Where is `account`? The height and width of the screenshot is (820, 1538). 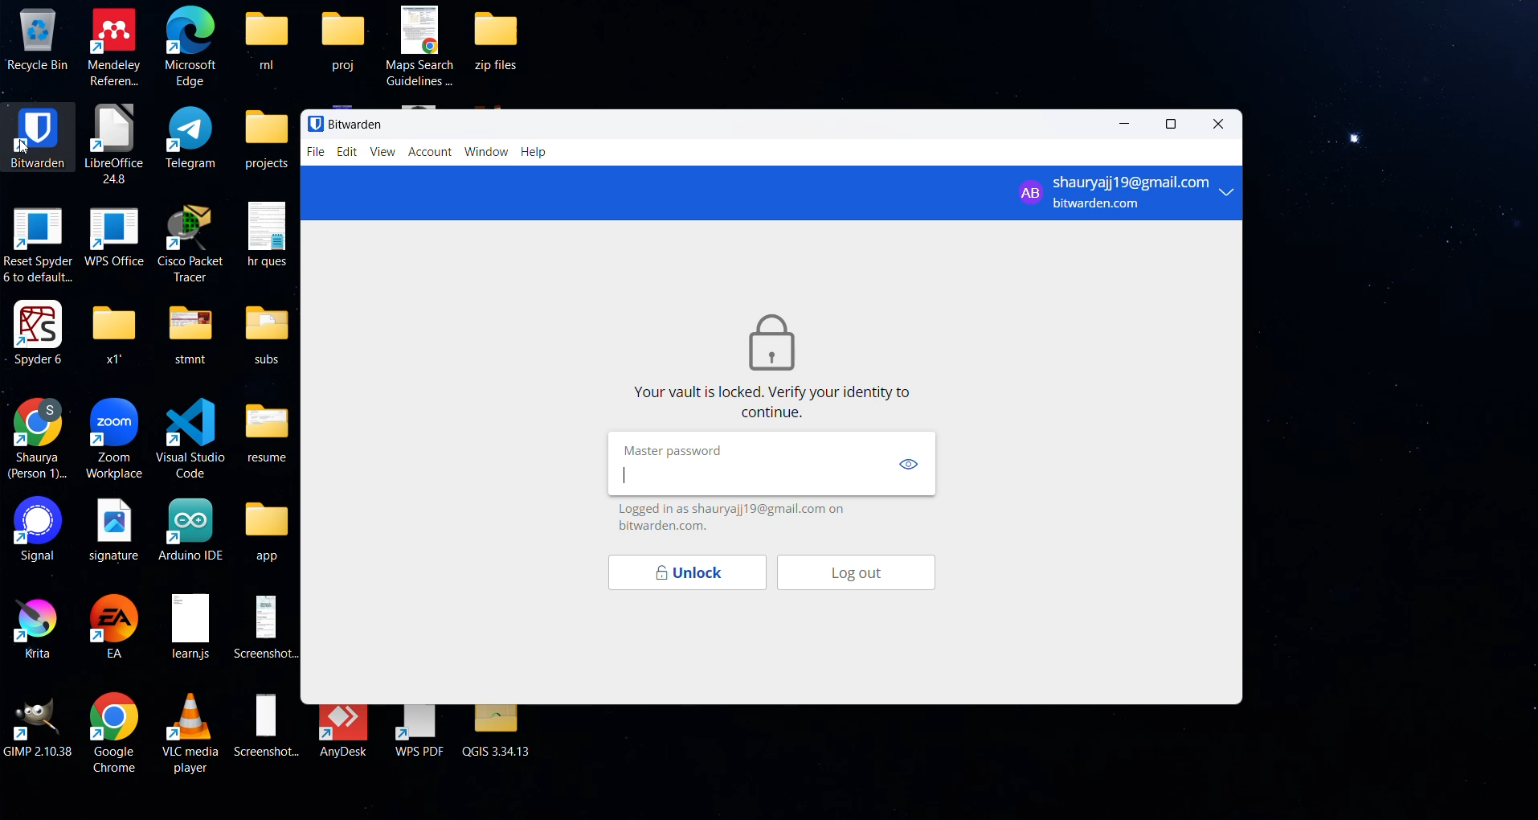 account is located at coordinates (432, 153).